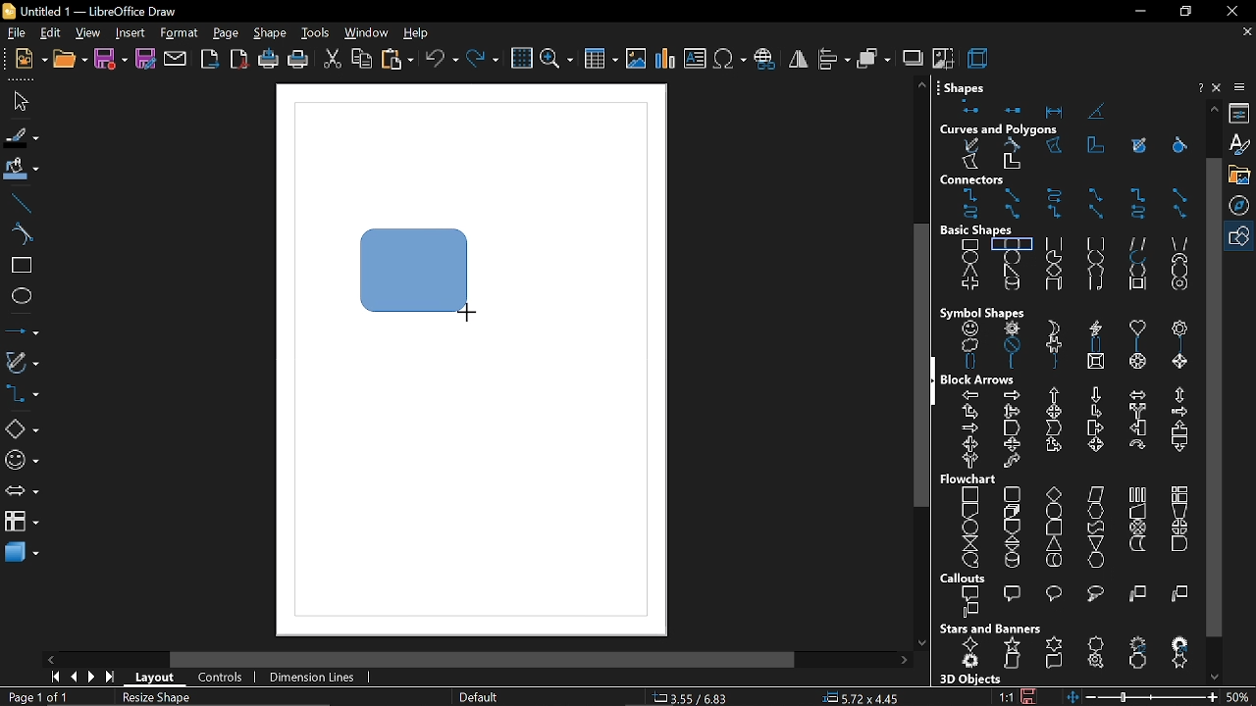 The height and width of the screenshot is (706, 1256). Describe the element at coordinates (1219, 87) in the screenshot. I see `close` at that location.